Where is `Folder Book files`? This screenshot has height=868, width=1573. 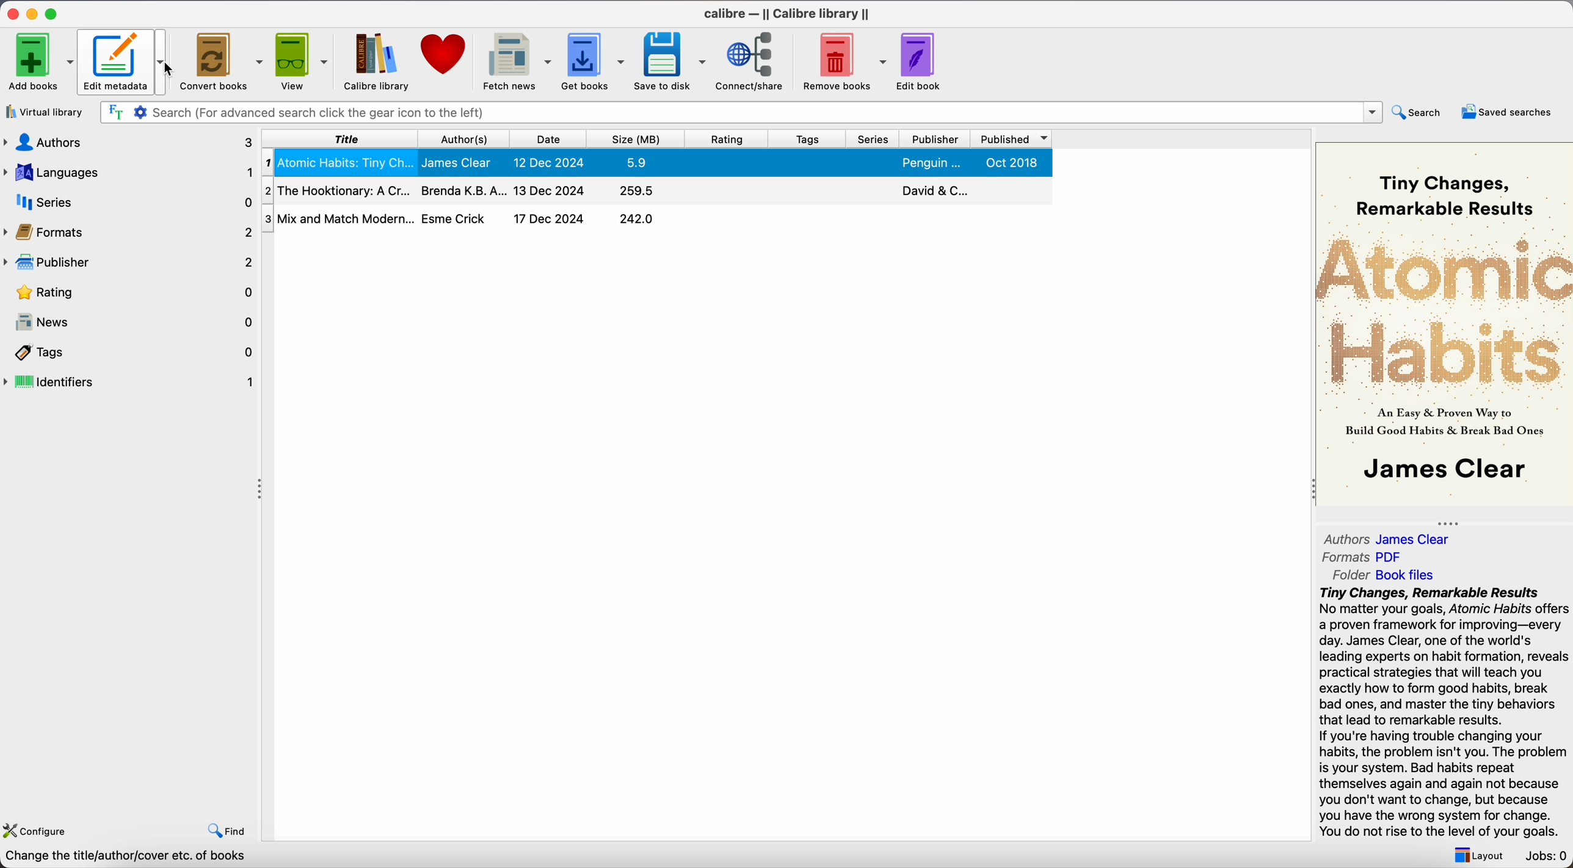 Folder Book files is located at coordinates (1387, 575).